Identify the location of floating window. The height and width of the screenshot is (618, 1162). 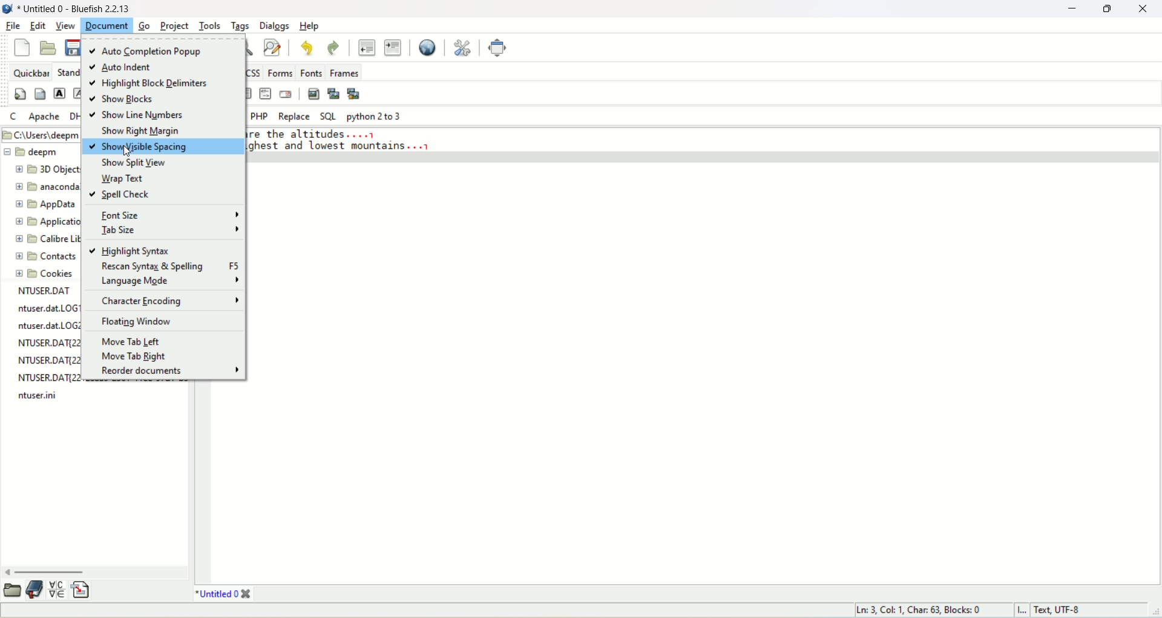
(139, 321).